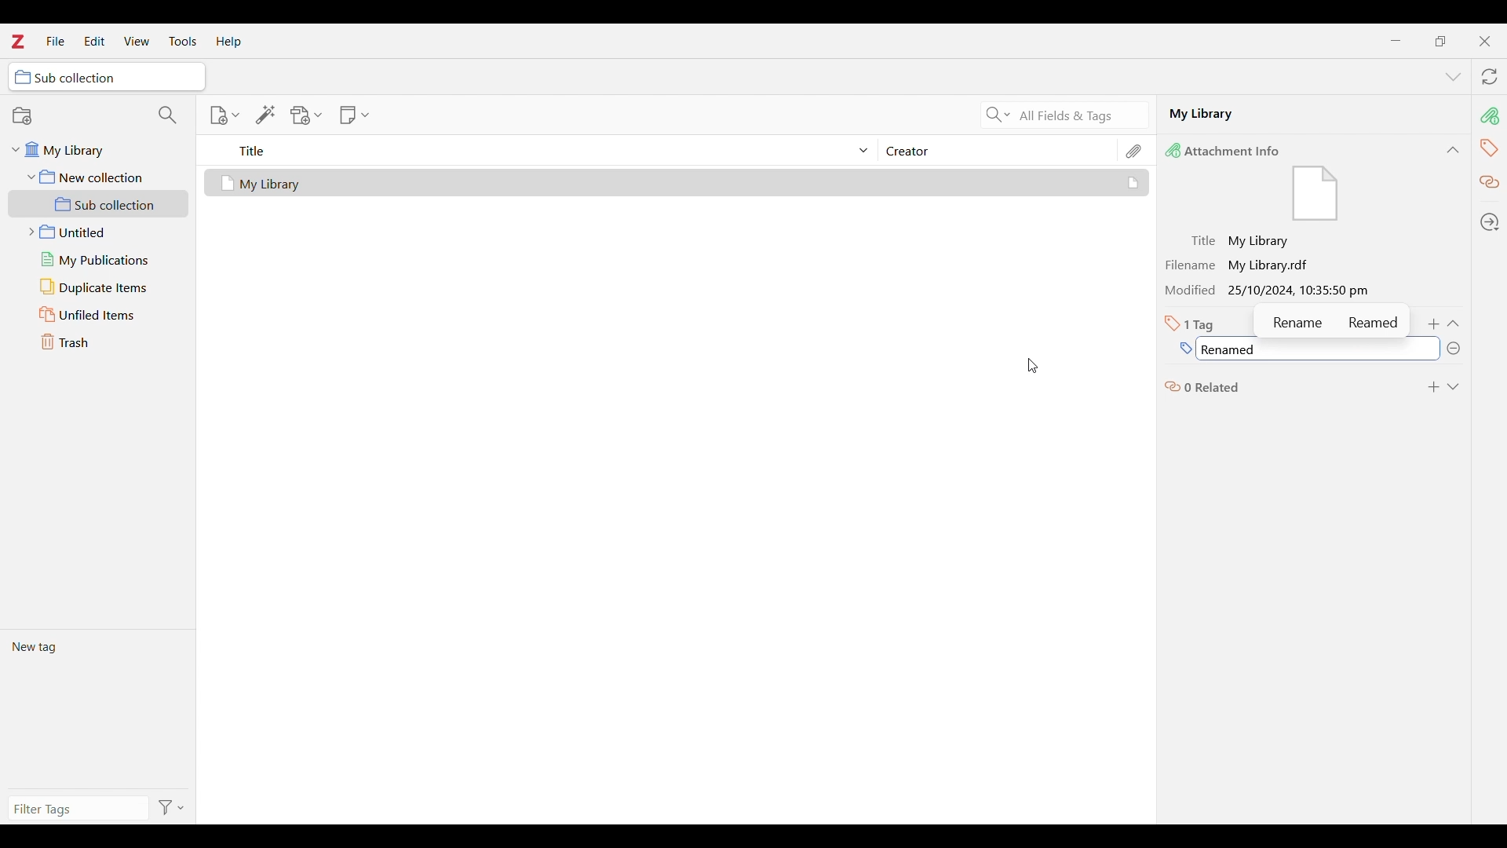 This screenshot has height=848, width=1507. I want to click on Attachments, so click(1135, 151).